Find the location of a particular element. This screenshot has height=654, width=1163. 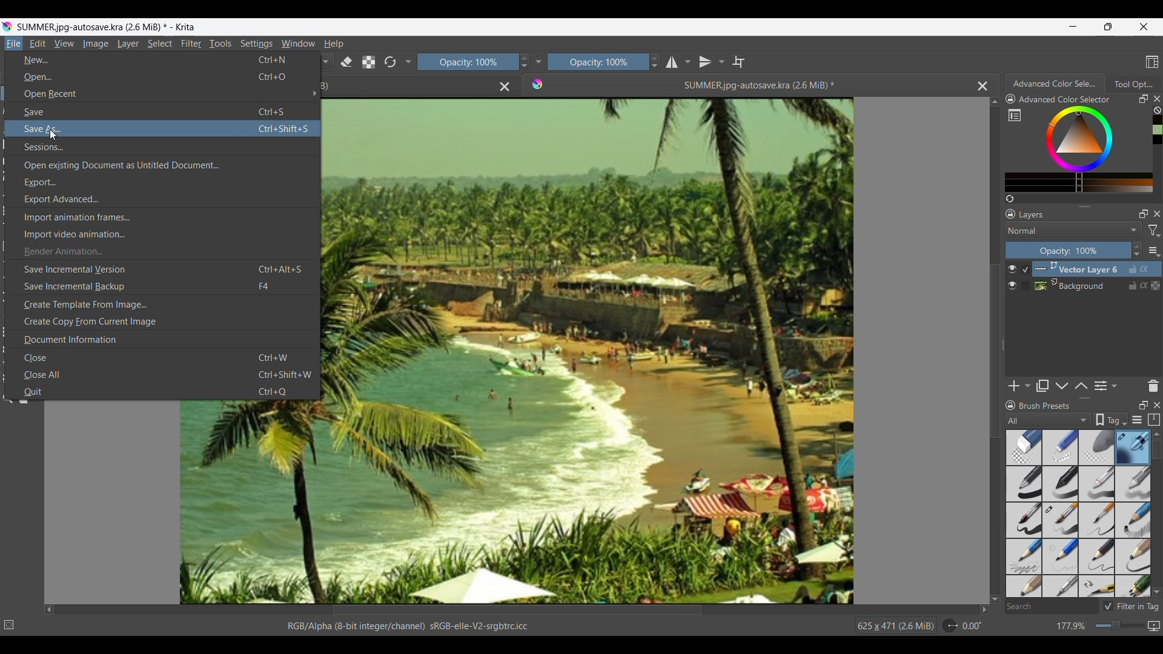

File details is located at coordinates (407, 626).